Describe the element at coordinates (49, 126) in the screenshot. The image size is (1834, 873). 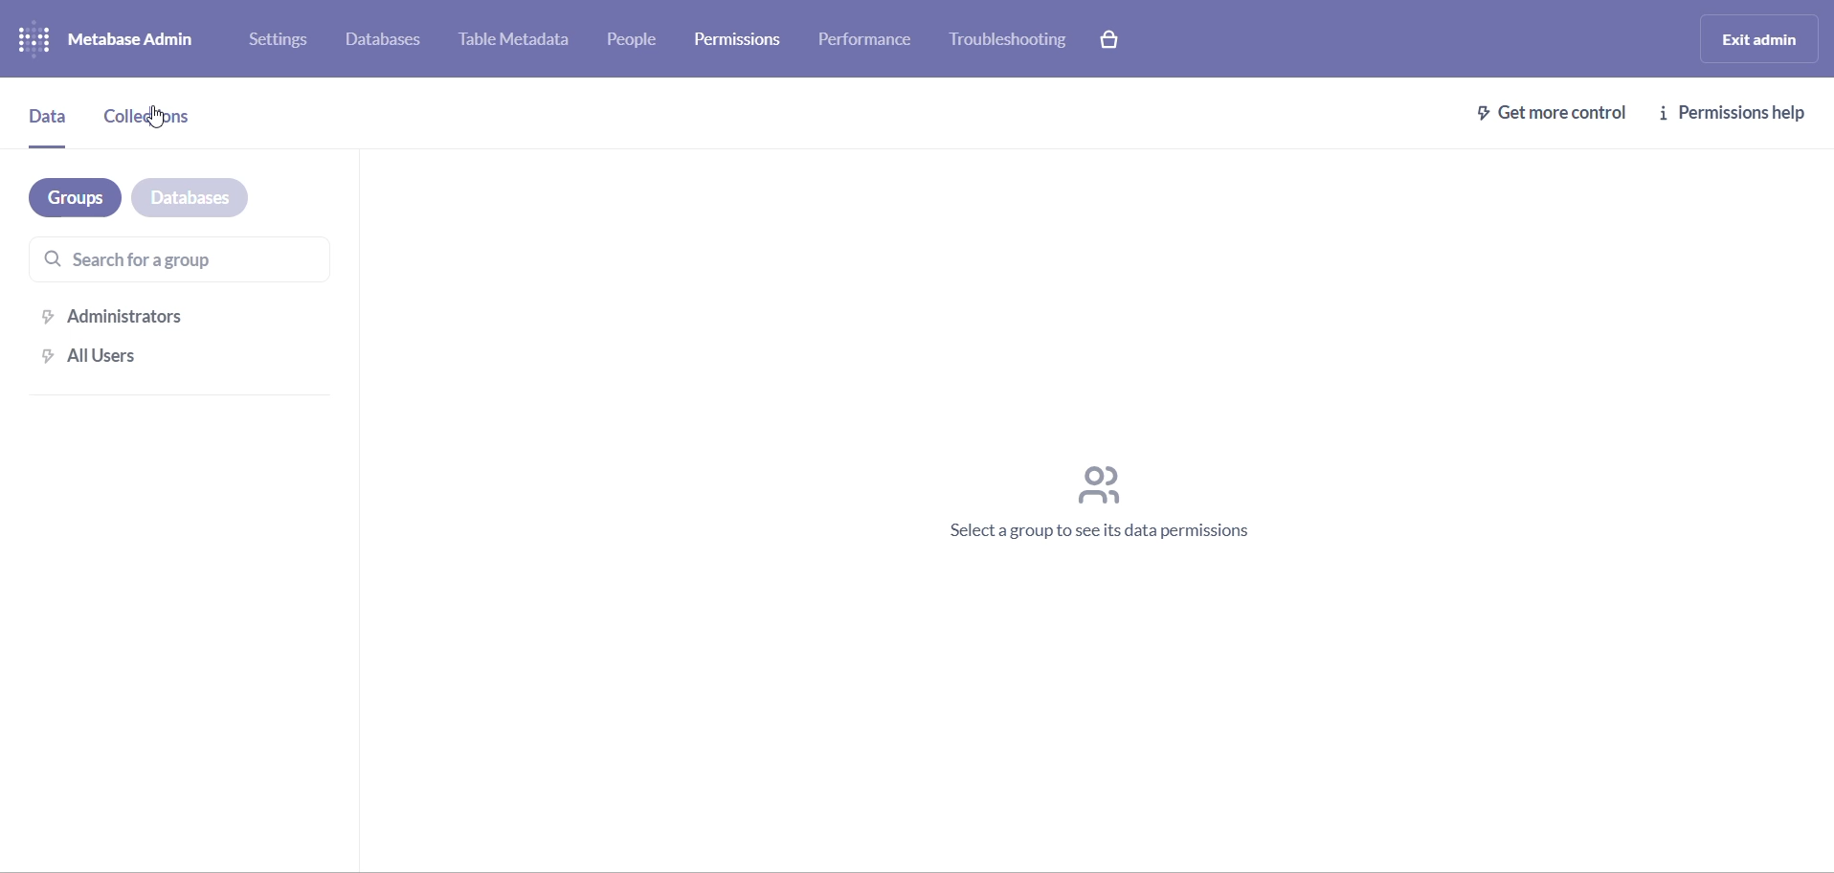
I see `data` at that location.